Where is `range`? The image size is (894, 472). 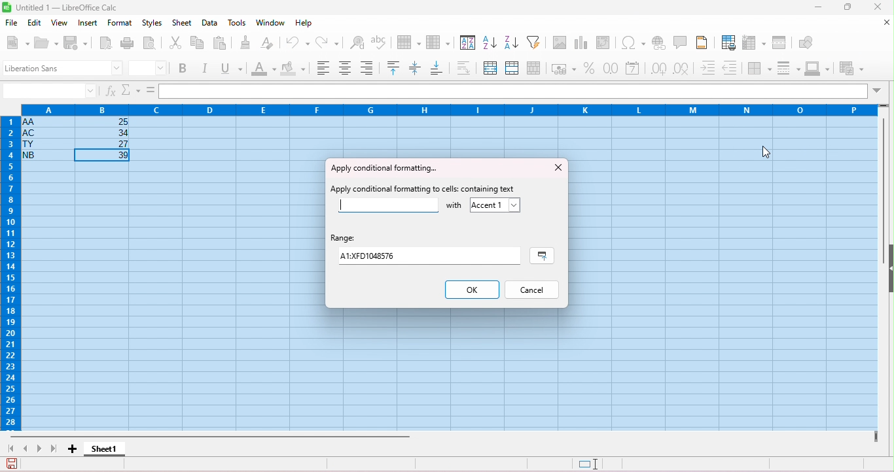 range is located at coordinates (345, 239).